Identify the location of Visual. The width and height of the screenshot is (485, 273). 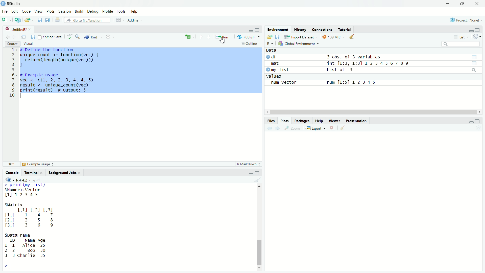
(29, 43).